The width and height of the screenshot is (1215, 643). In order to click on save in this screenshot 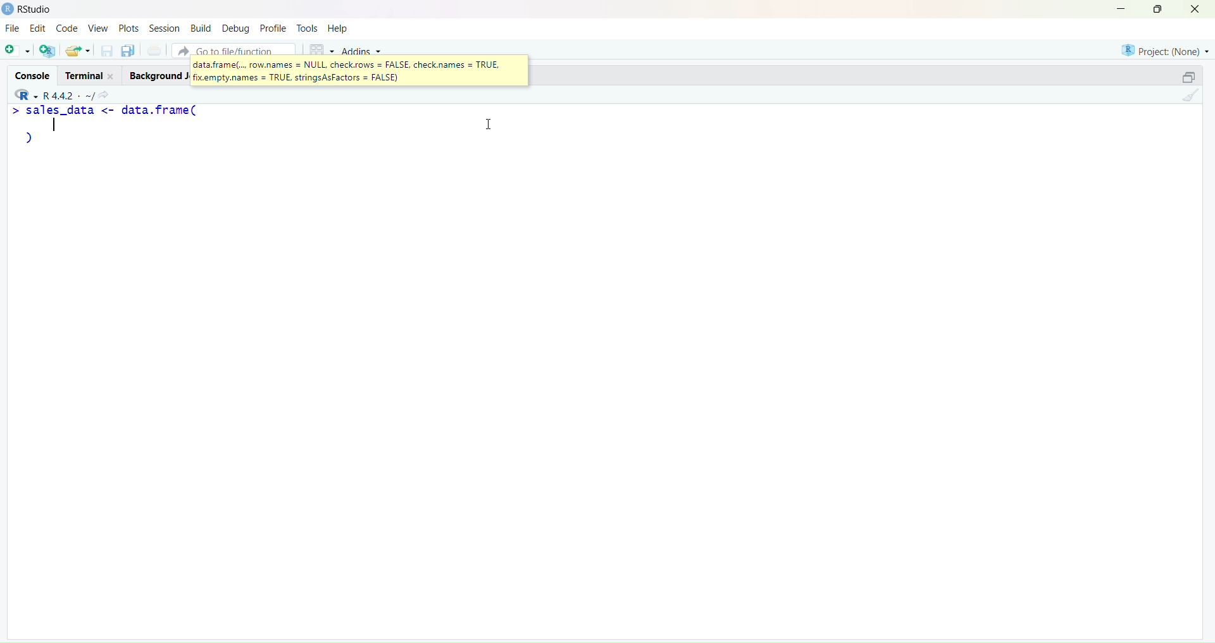, I will do `click(106, 54)`.